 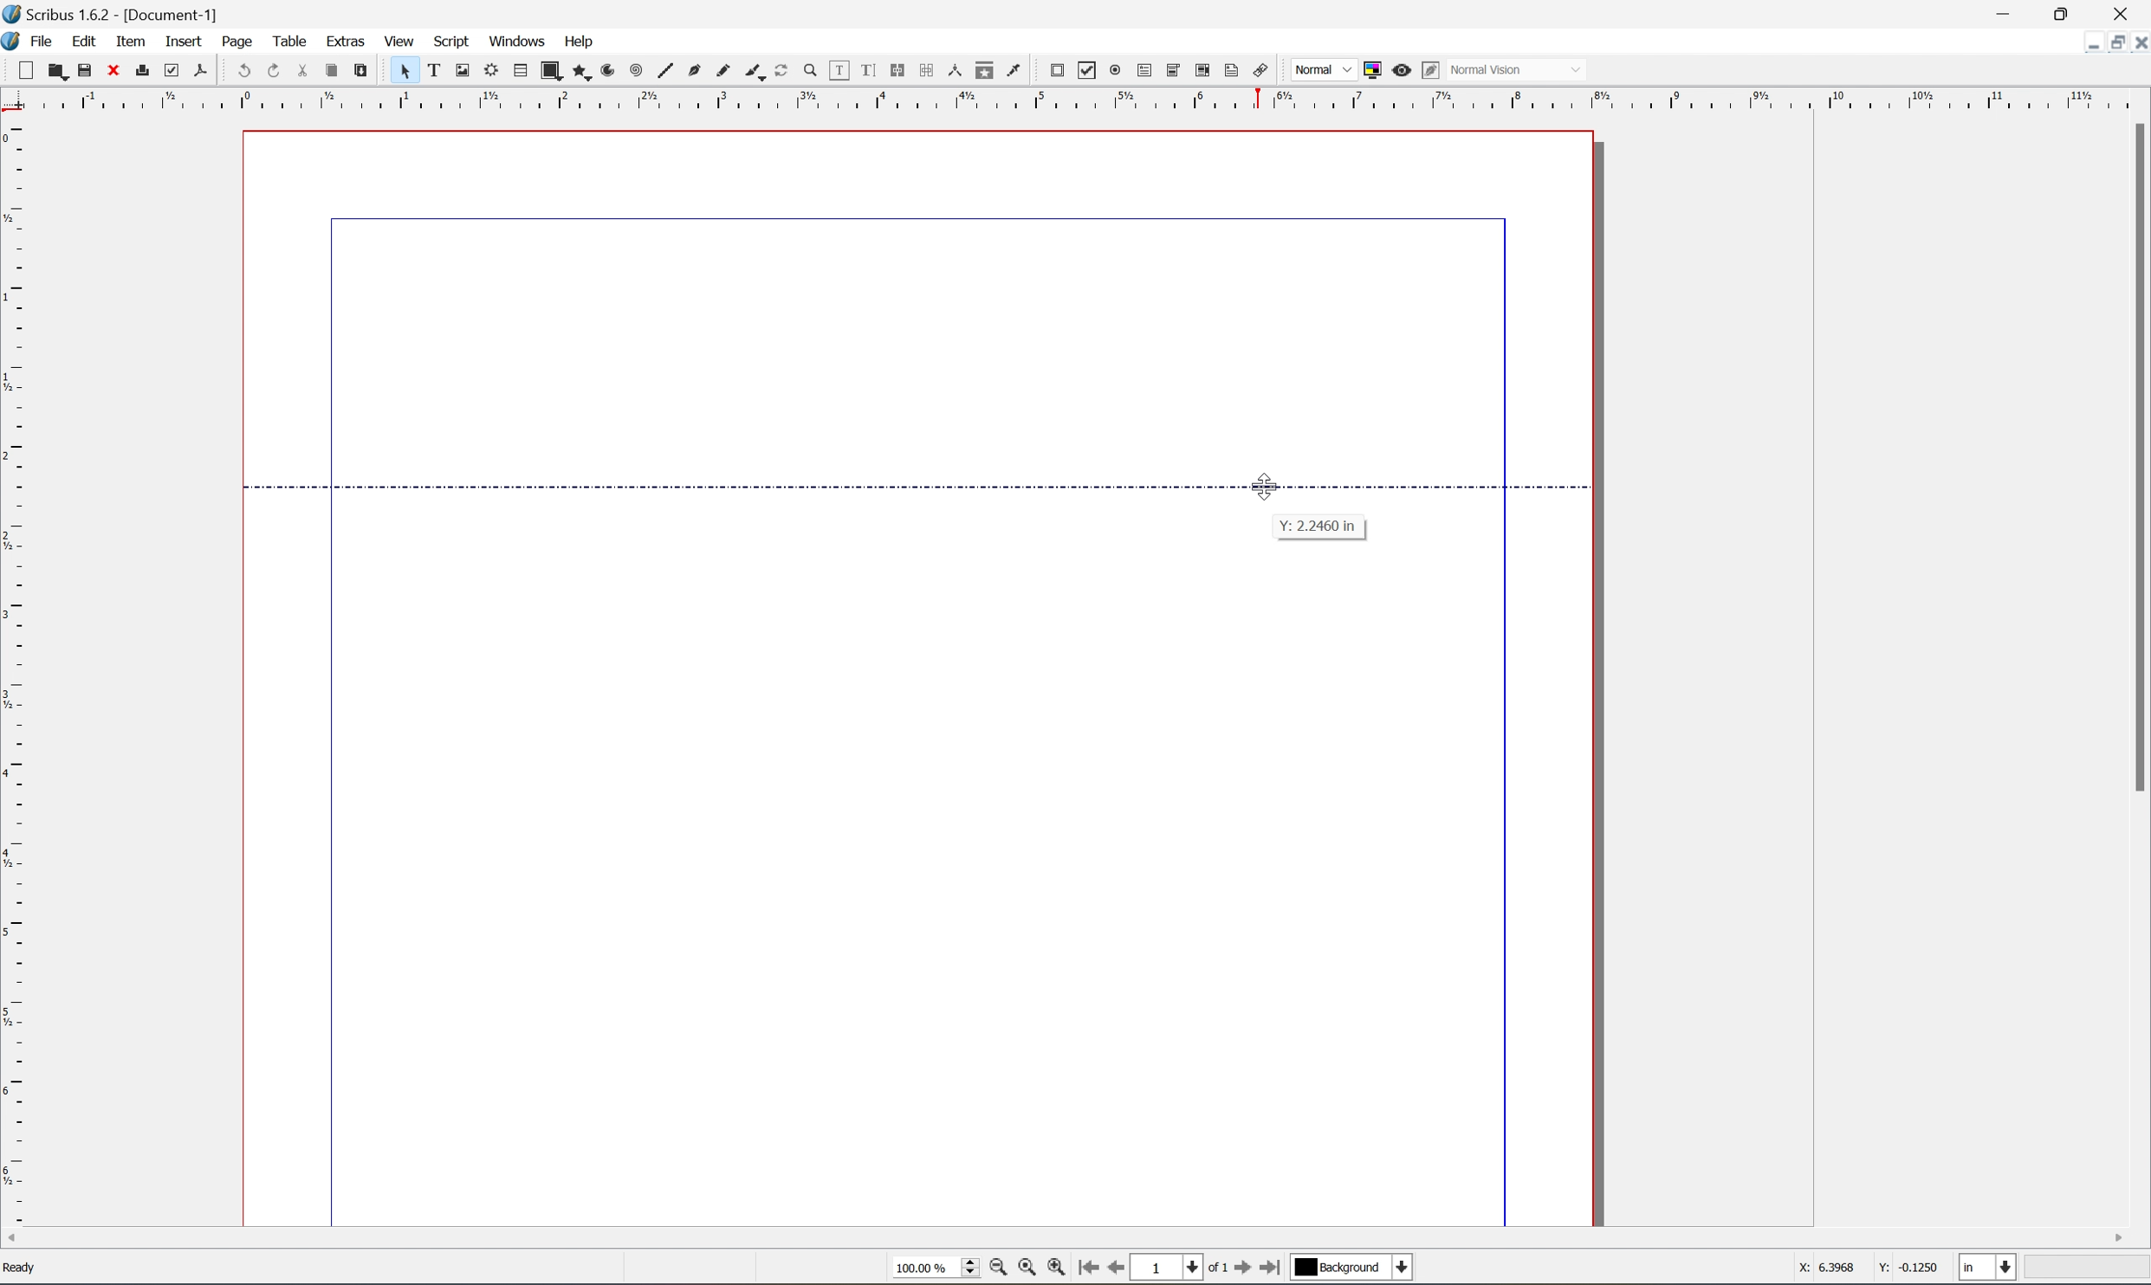 I want to click on Ready, so click(x=25, y=1271).